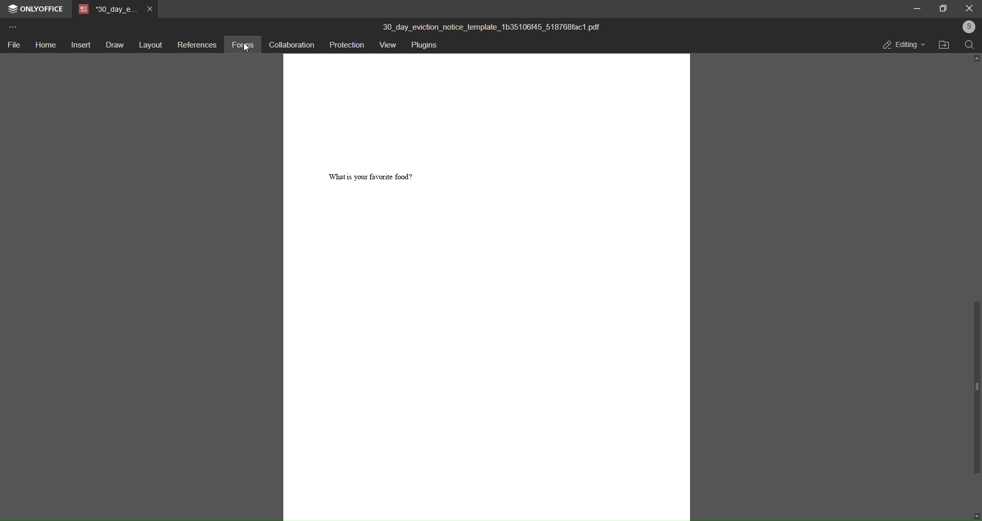 The height and width of the screenshot is (521, 982). I want to click on editing, so click(902, 45).